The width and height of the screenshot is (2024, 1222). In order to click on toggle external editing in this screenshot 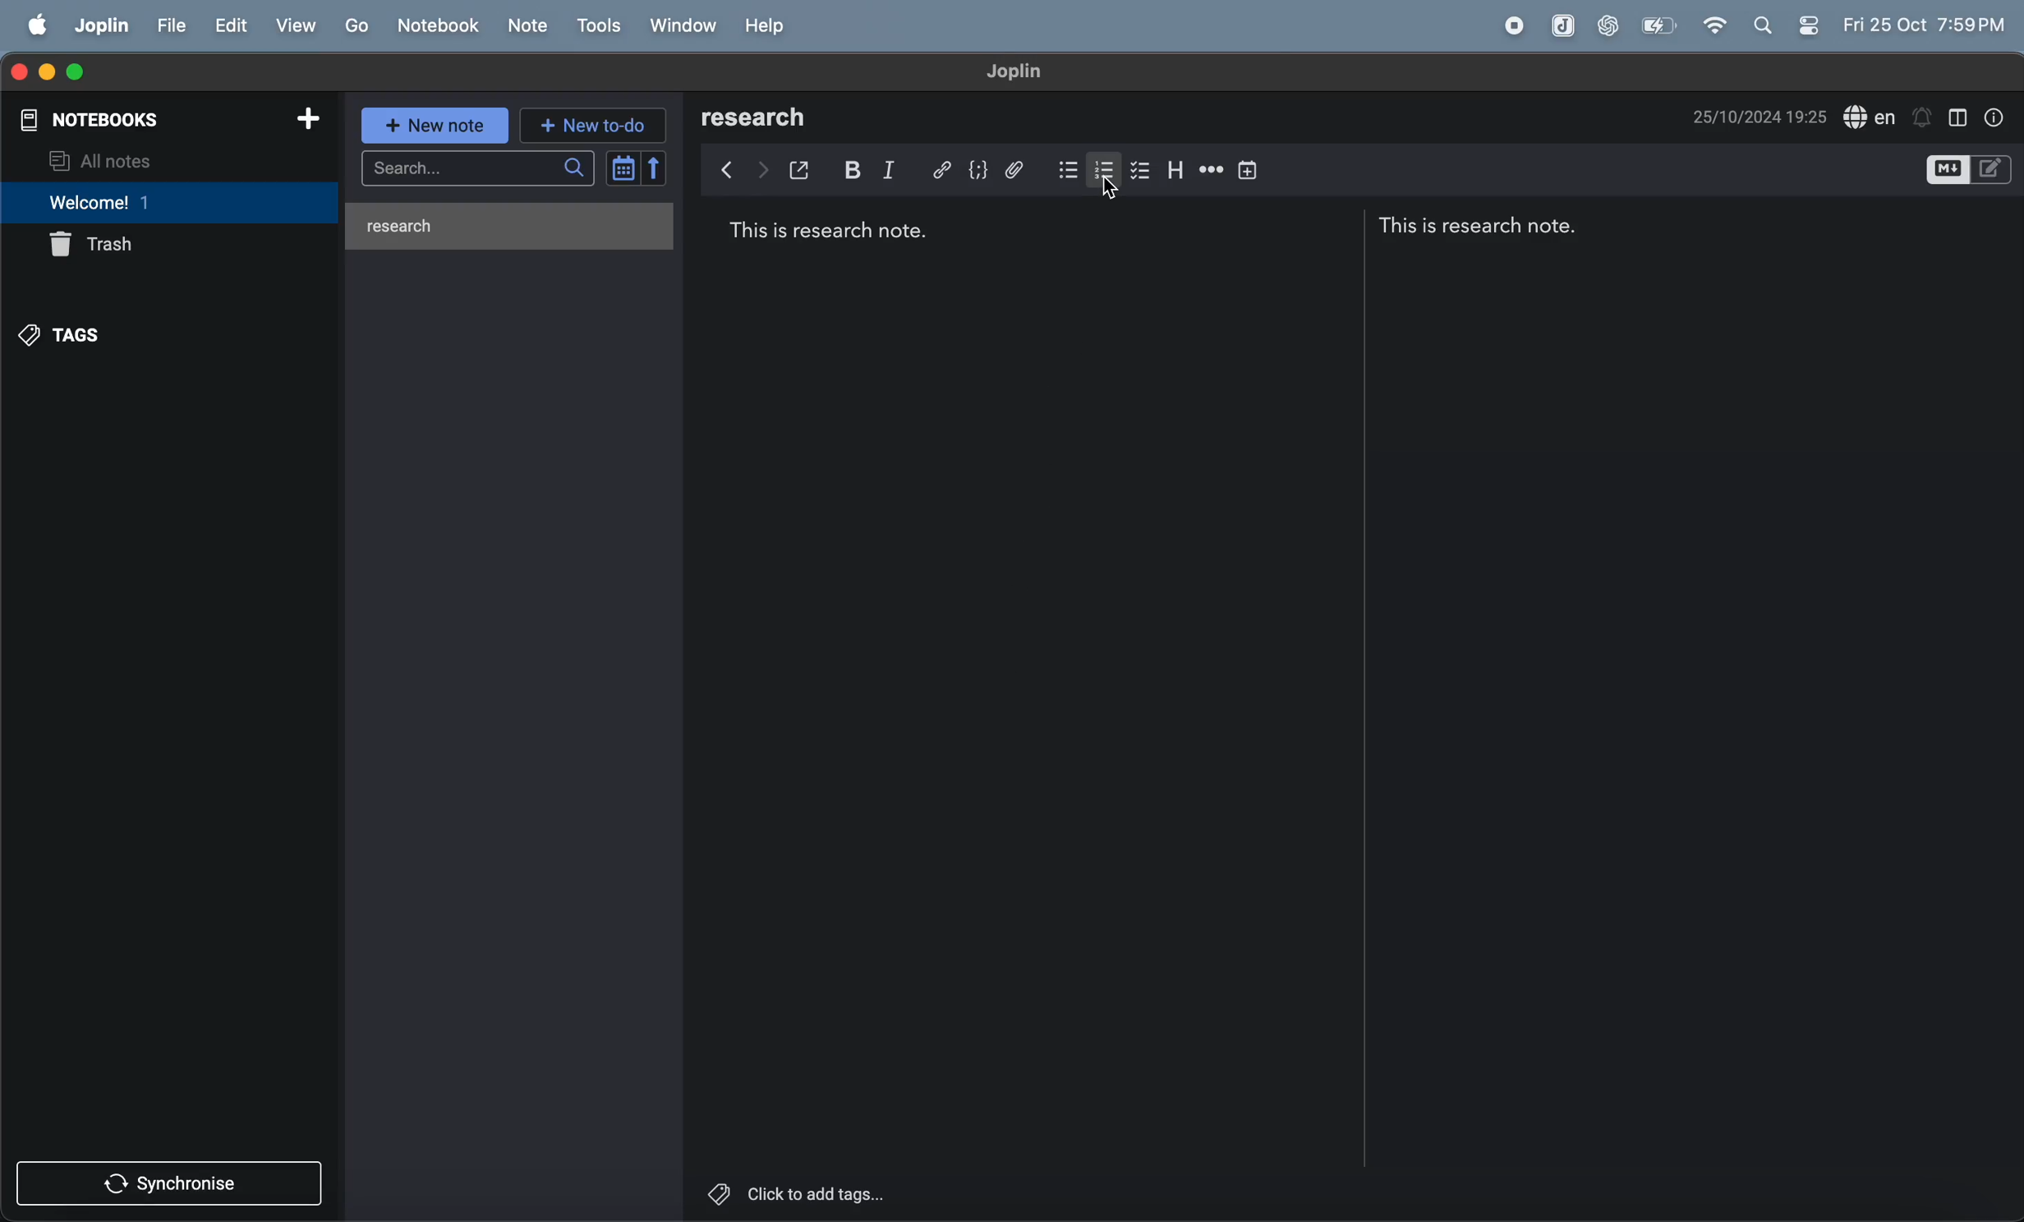, I will do `click(806, 170)`.